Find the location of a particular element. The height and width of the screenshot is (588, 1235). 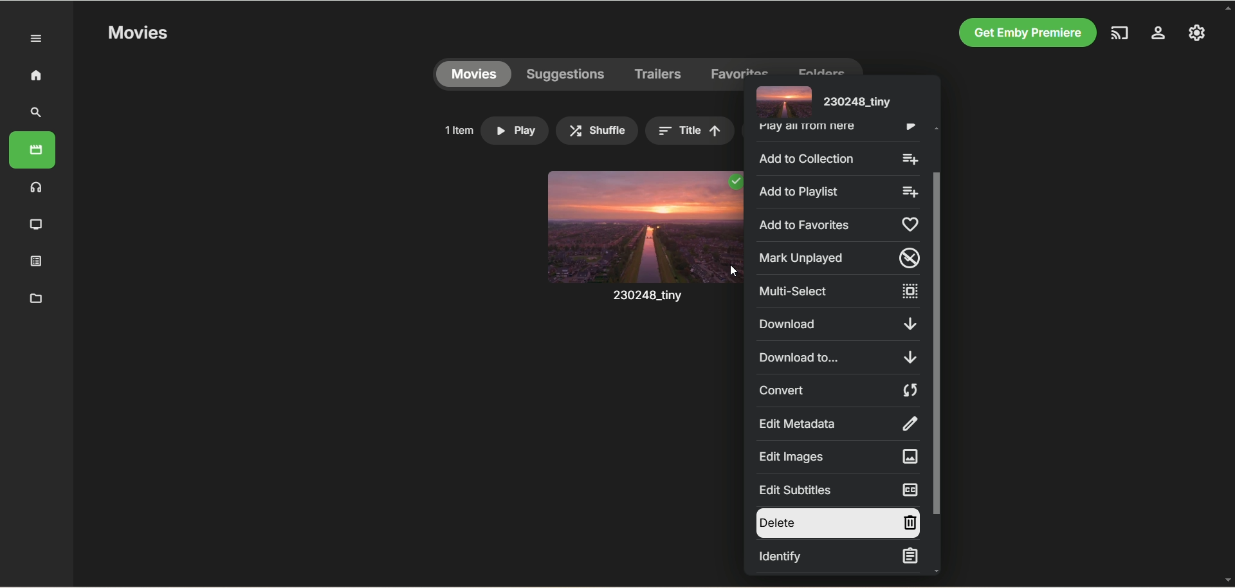

movie title is located at coordinates (821, 101).